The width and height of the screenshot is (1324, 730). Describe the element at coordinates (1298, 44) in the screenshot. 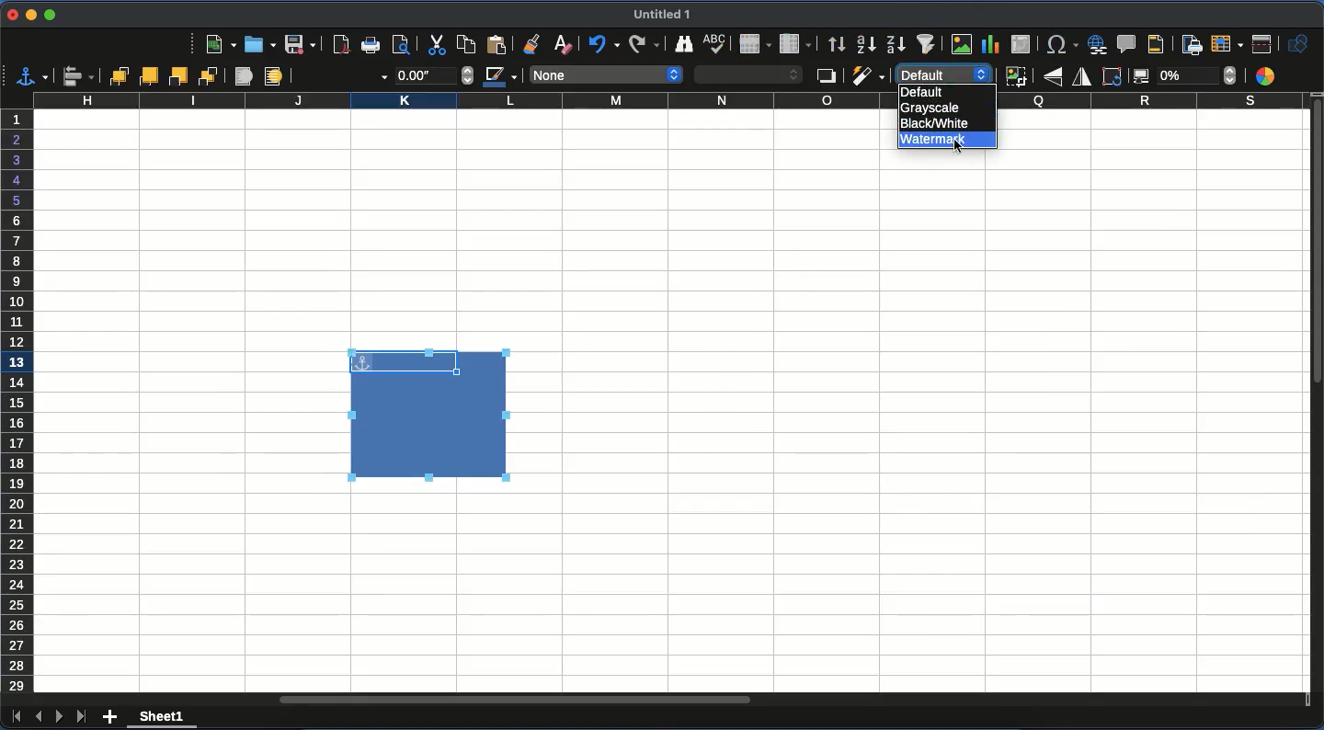

I see `show draw function` at that location.